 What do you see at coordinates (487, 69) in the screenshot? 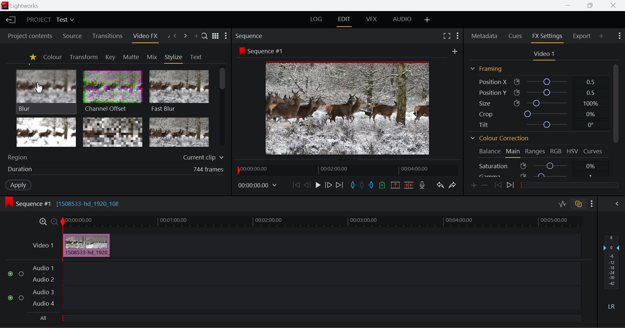
I see `Framing Section` at bounding box center [487, 69].